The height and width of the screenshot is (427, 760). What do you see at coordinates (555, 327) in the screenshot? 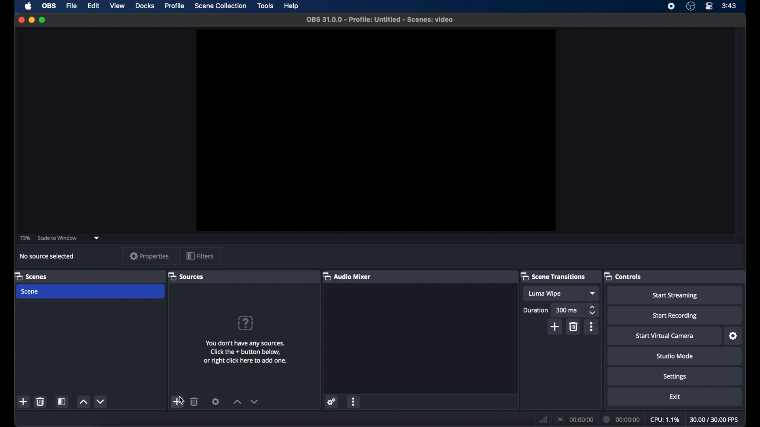
I see `add` at bounding box center [555, 327].